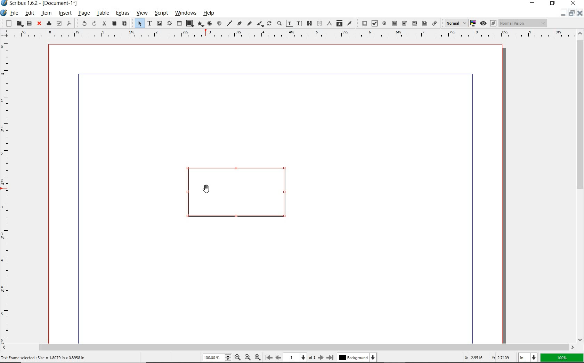 The image size is (584, 363). I want to click on shape, so click(189, 23).